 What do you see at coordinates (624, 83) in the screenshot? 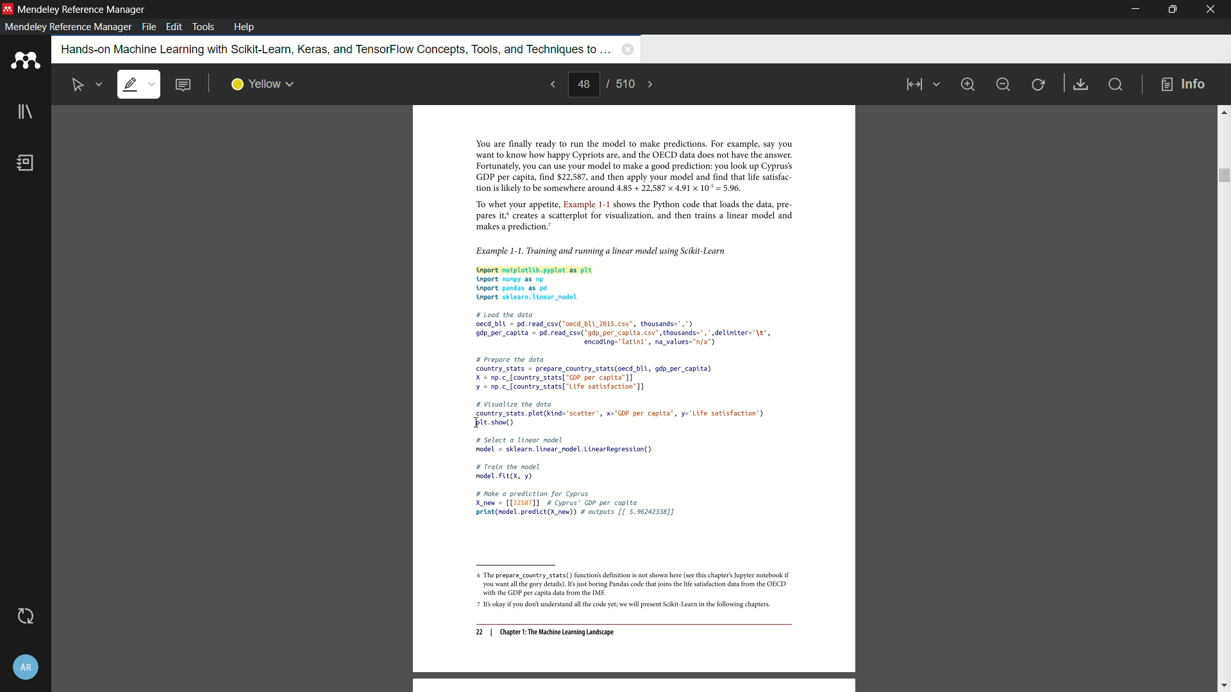
I see `total page` at bounding box center [624, 83].